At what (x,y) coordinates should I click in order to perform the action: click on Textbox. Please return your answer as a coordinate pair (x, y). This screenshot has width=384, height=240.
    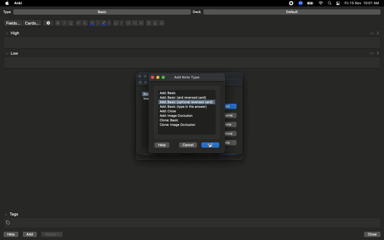
    Looking at the image, I should click on (193, 42).